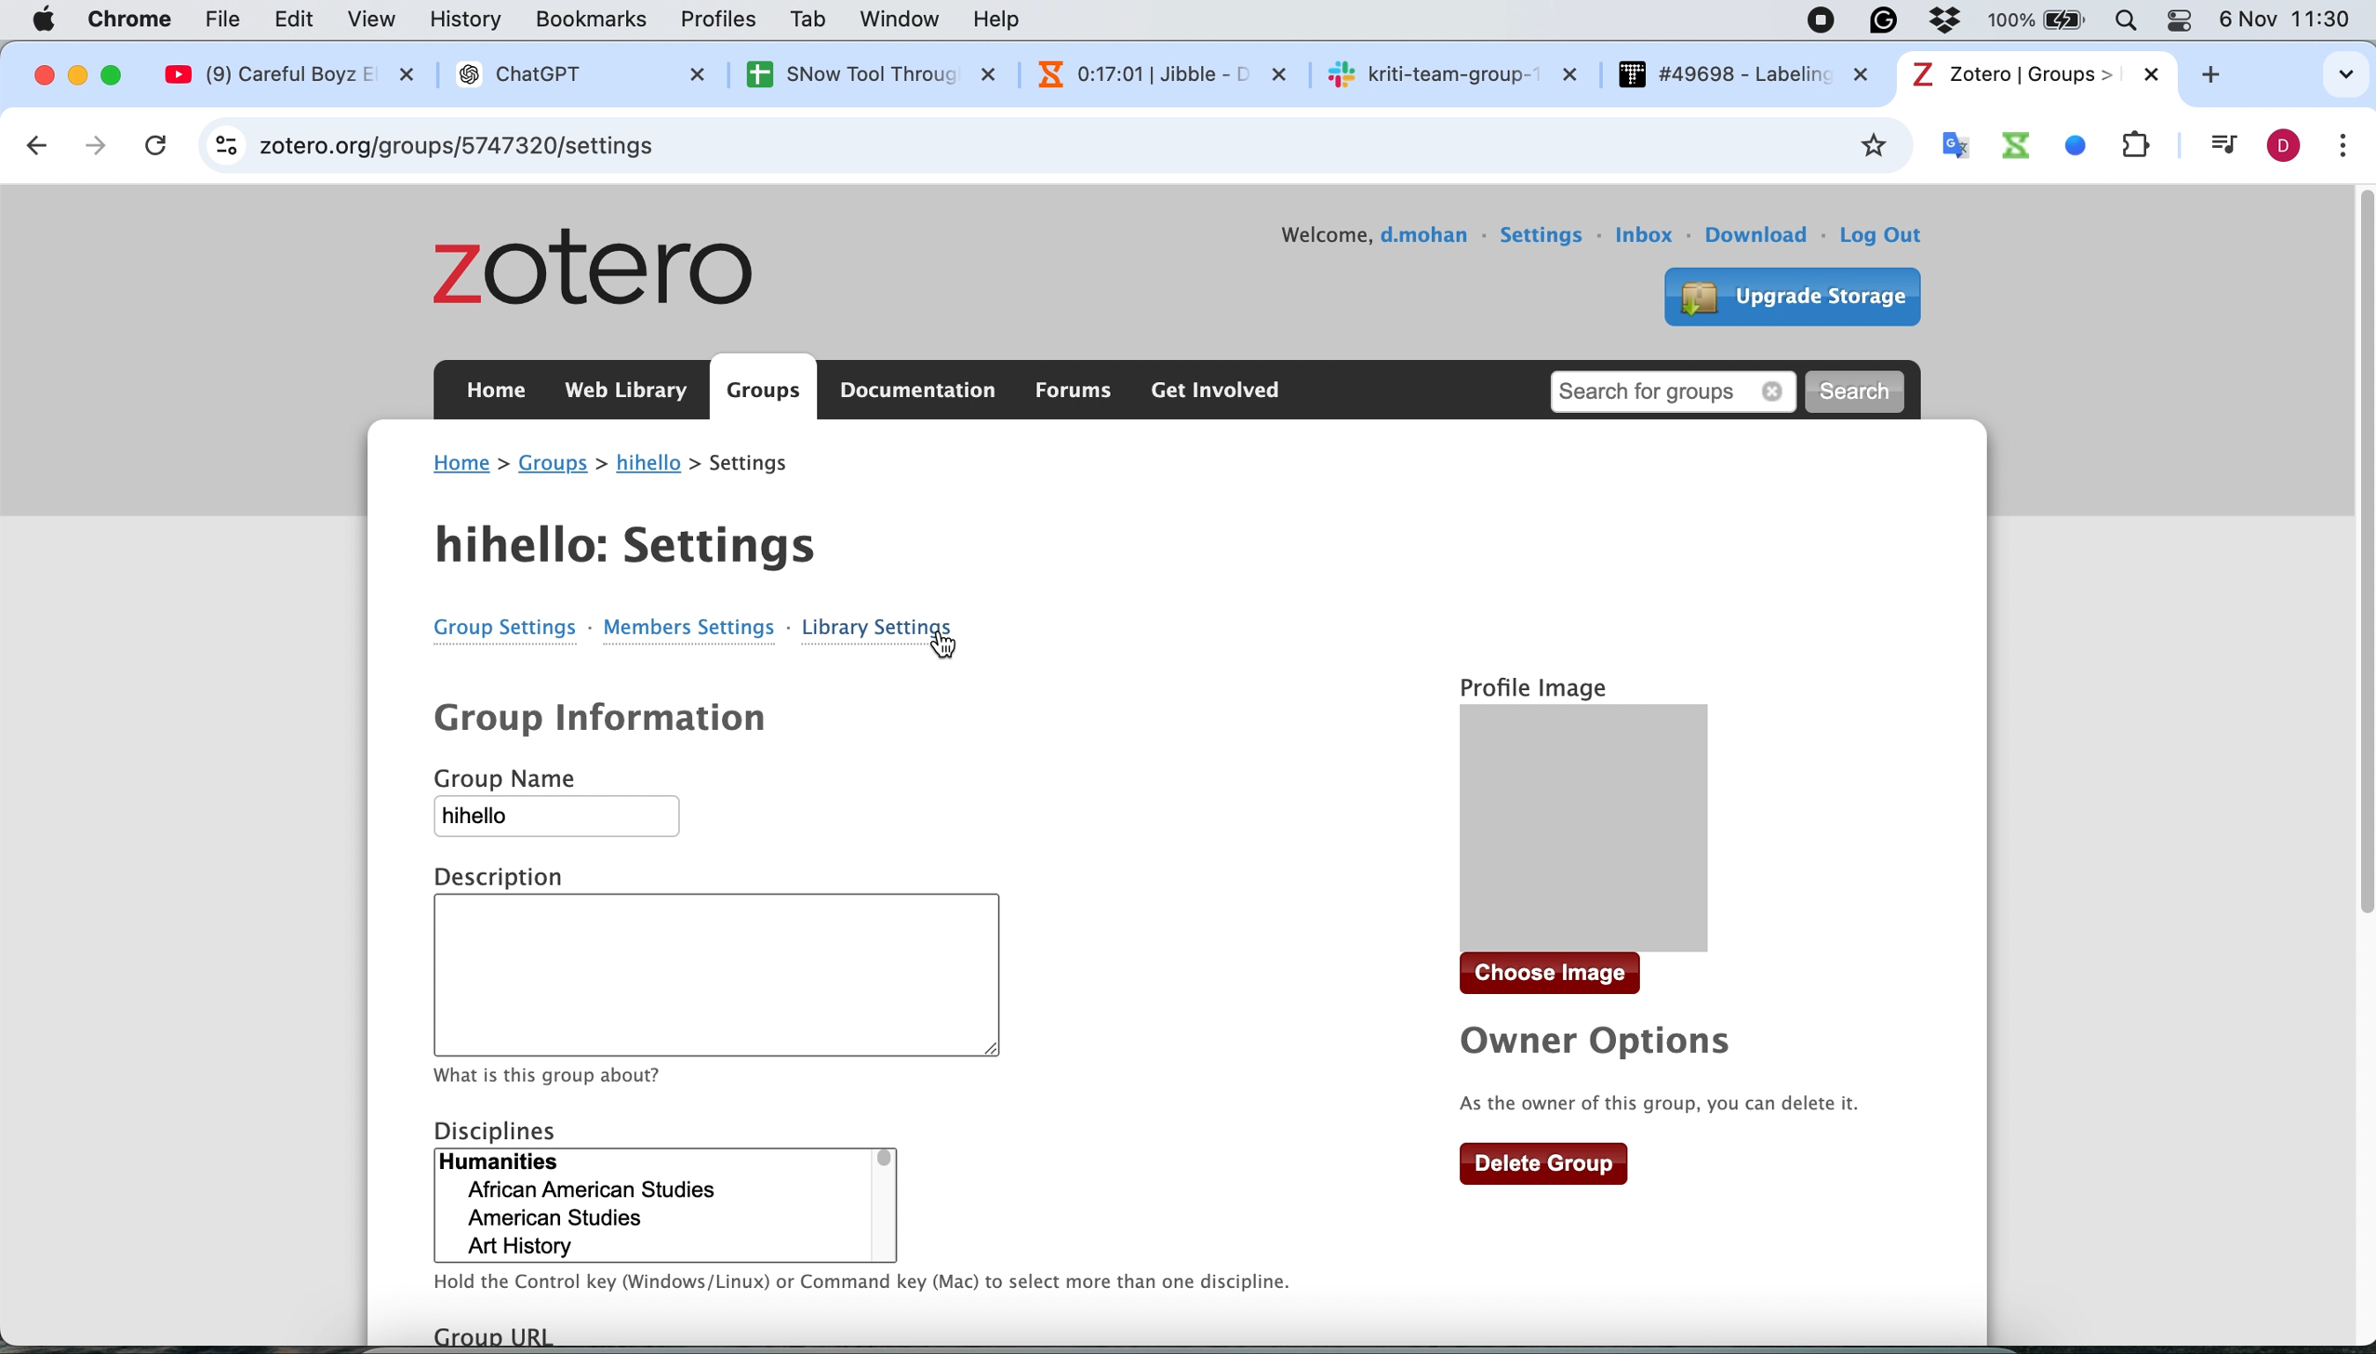 The image size is (2376, 1354). I want to click on N 0:16:54 | Jibble - 1 x, so click(1147, 72).